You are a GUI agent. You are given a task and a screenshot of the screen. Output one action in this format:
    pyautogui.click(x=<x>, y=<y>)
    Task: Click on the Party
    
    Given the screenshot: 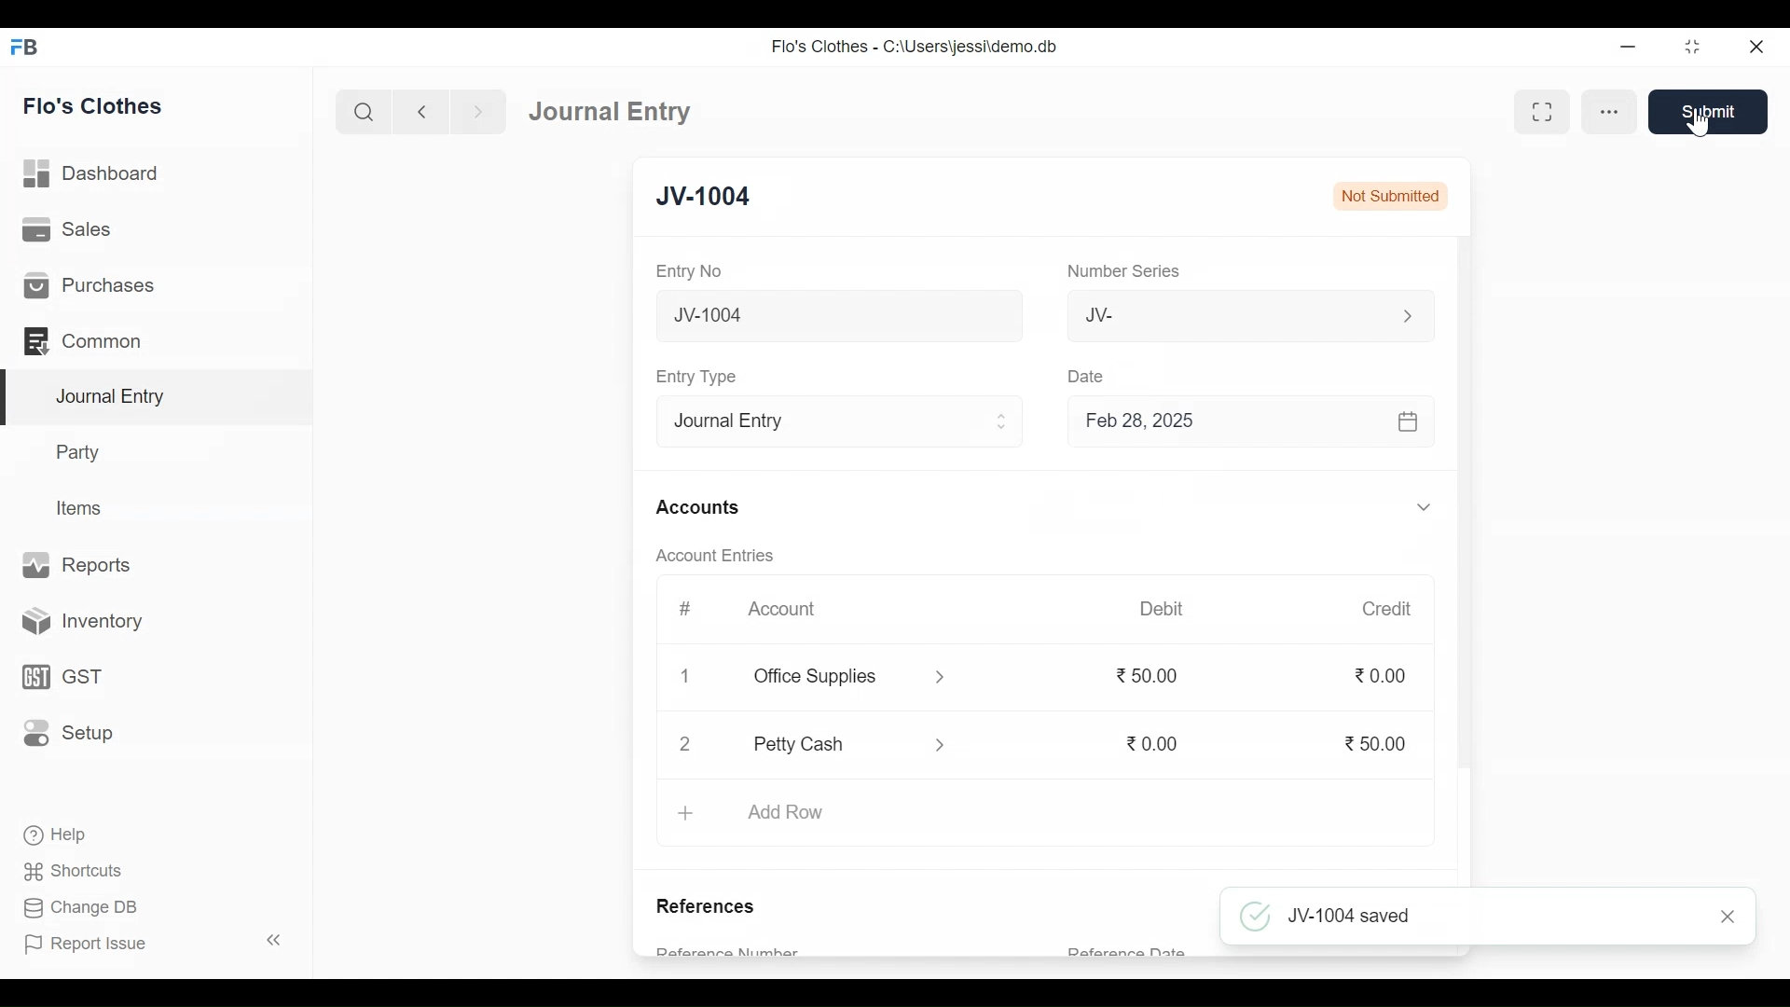 What is the action you would take?
    pyautogui.click(x=81, y=451)
    